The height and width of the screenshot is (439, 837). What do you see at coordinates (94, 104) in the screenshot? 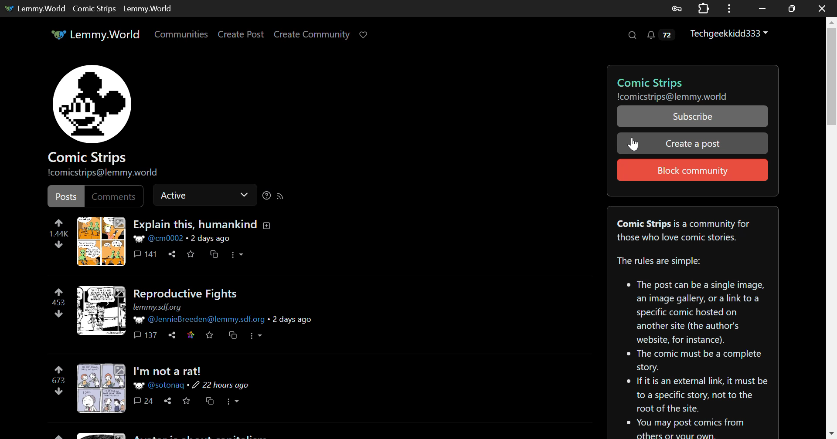
I see `Community PFP` at bounding box center [94, 104].